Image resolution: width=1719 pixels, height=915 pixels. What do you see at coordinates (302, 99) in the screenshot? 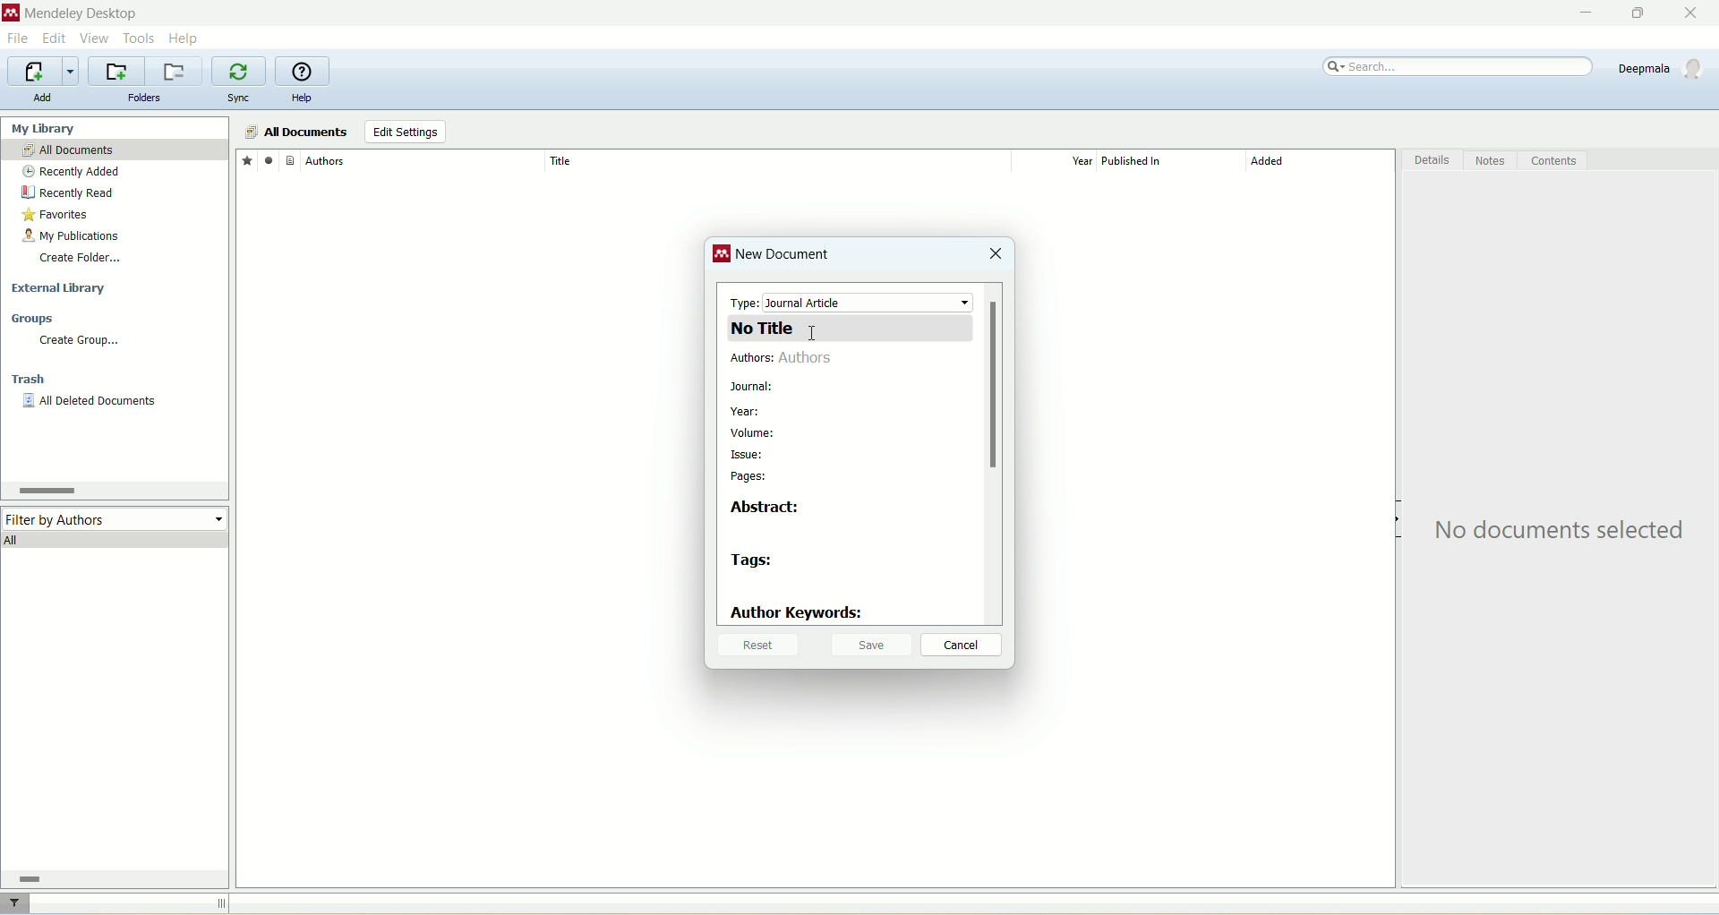
I see `help` at bounding box center [302, 99].